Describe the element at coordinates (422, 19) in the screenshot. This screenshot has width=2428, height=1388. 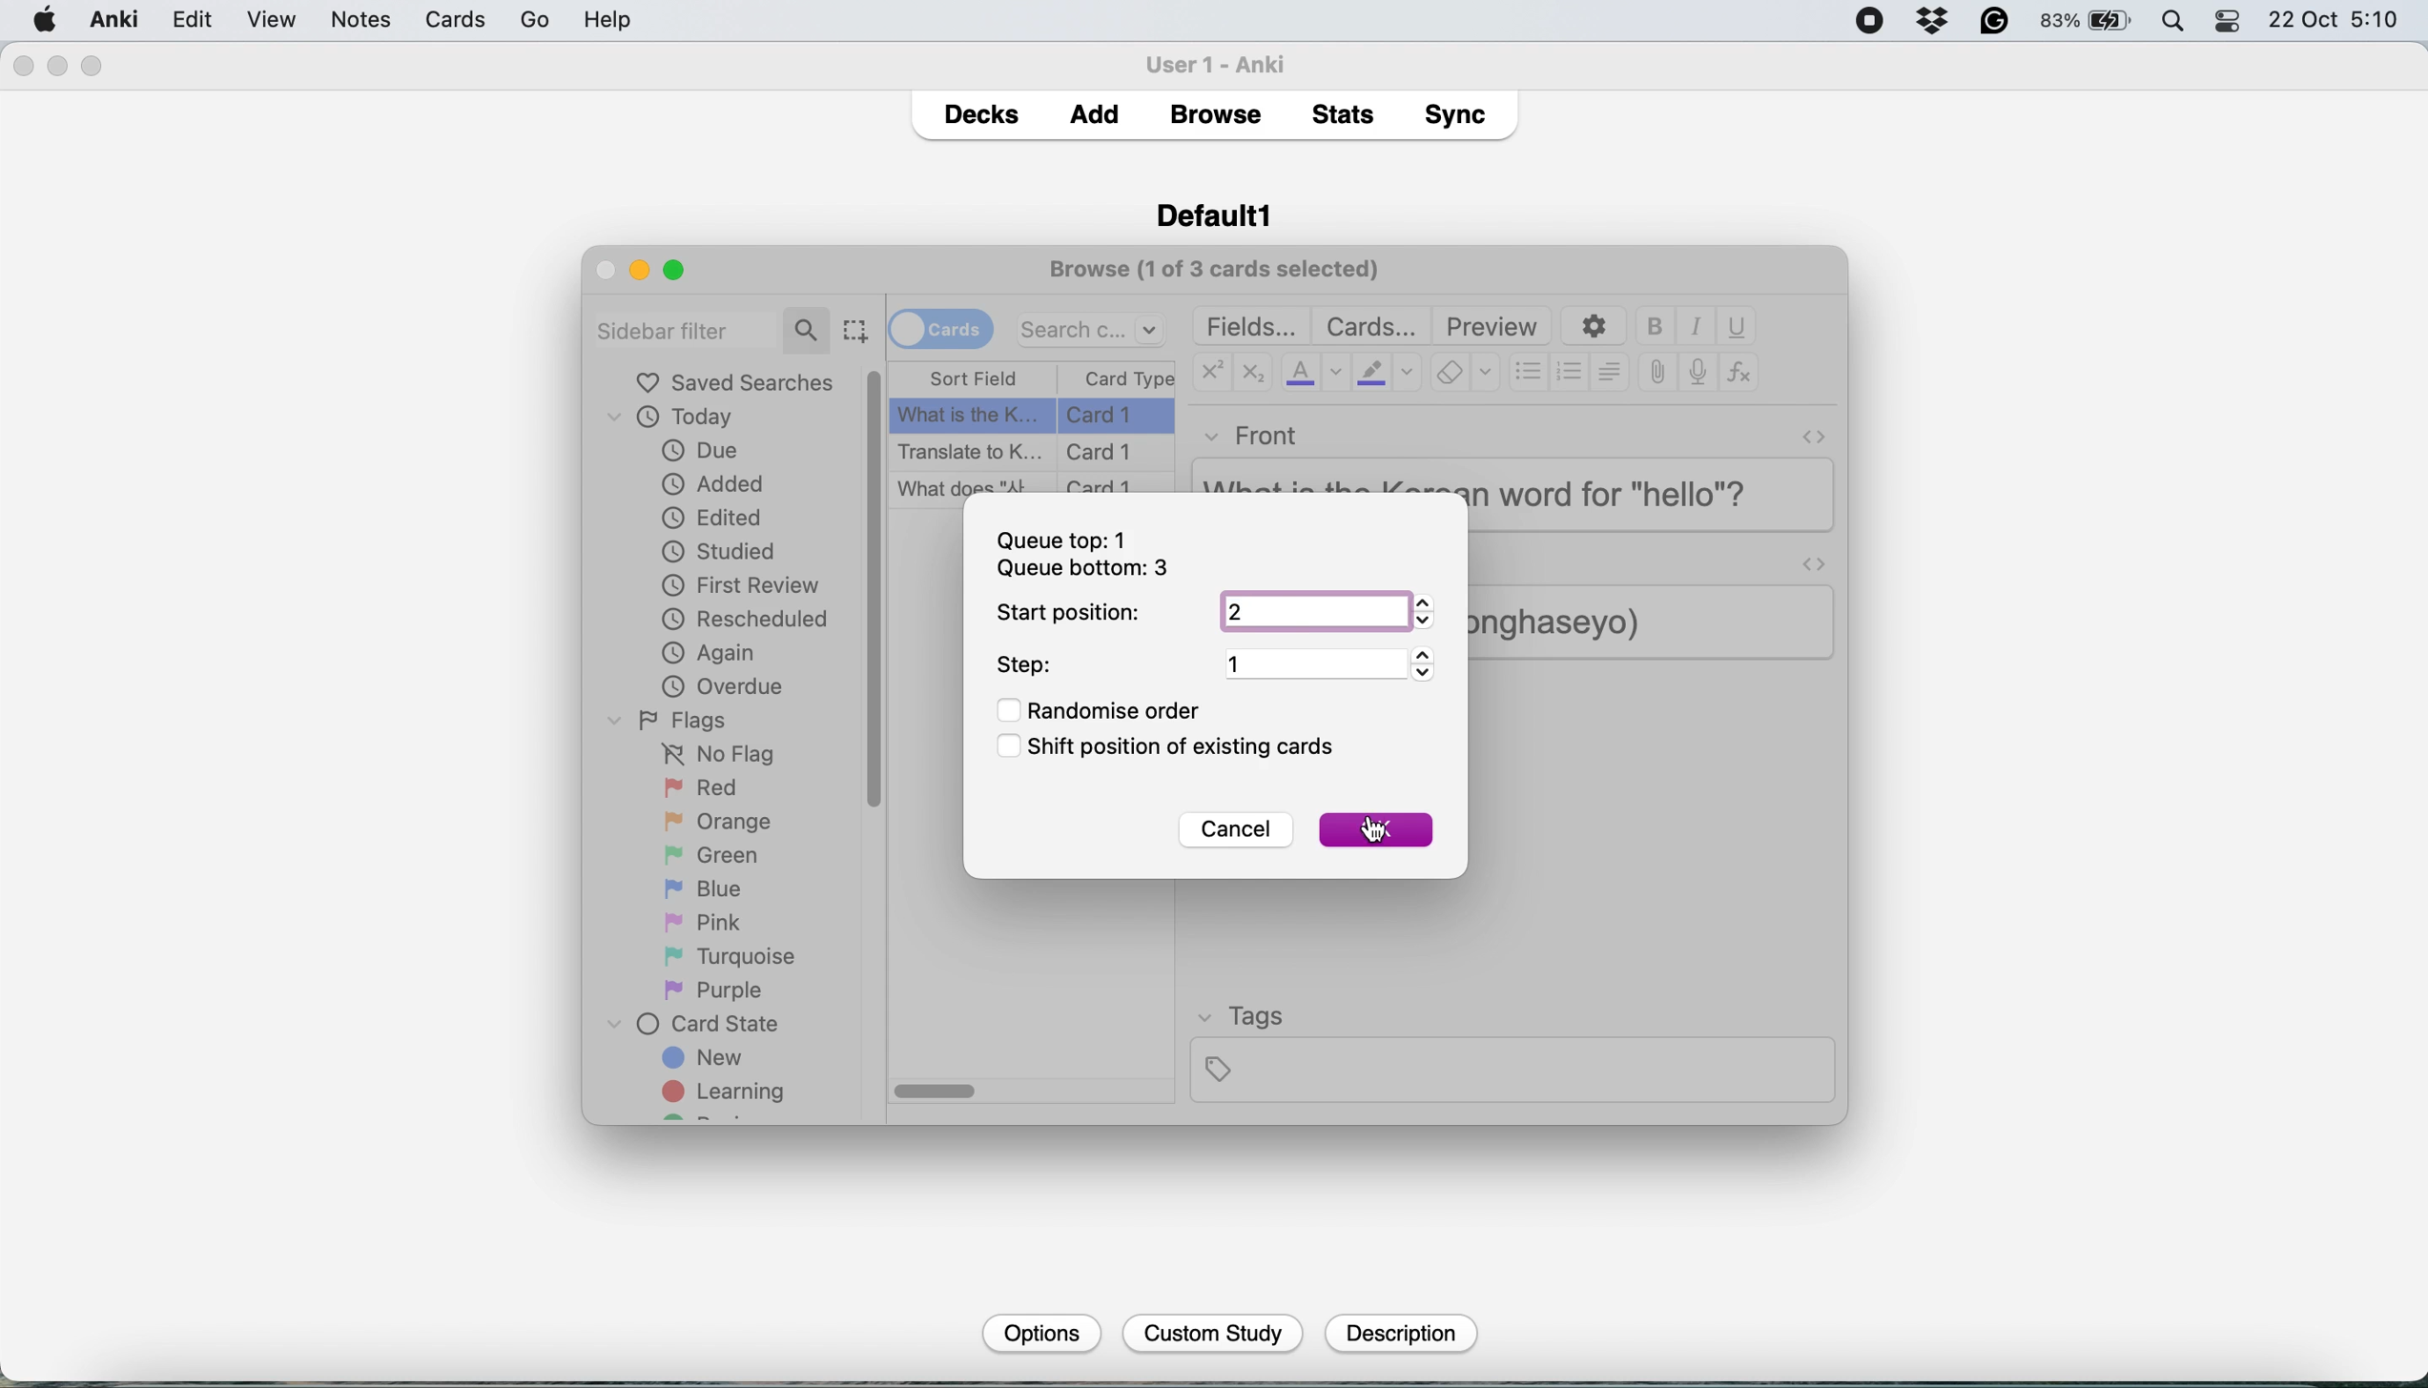
I see `tools` at that location.